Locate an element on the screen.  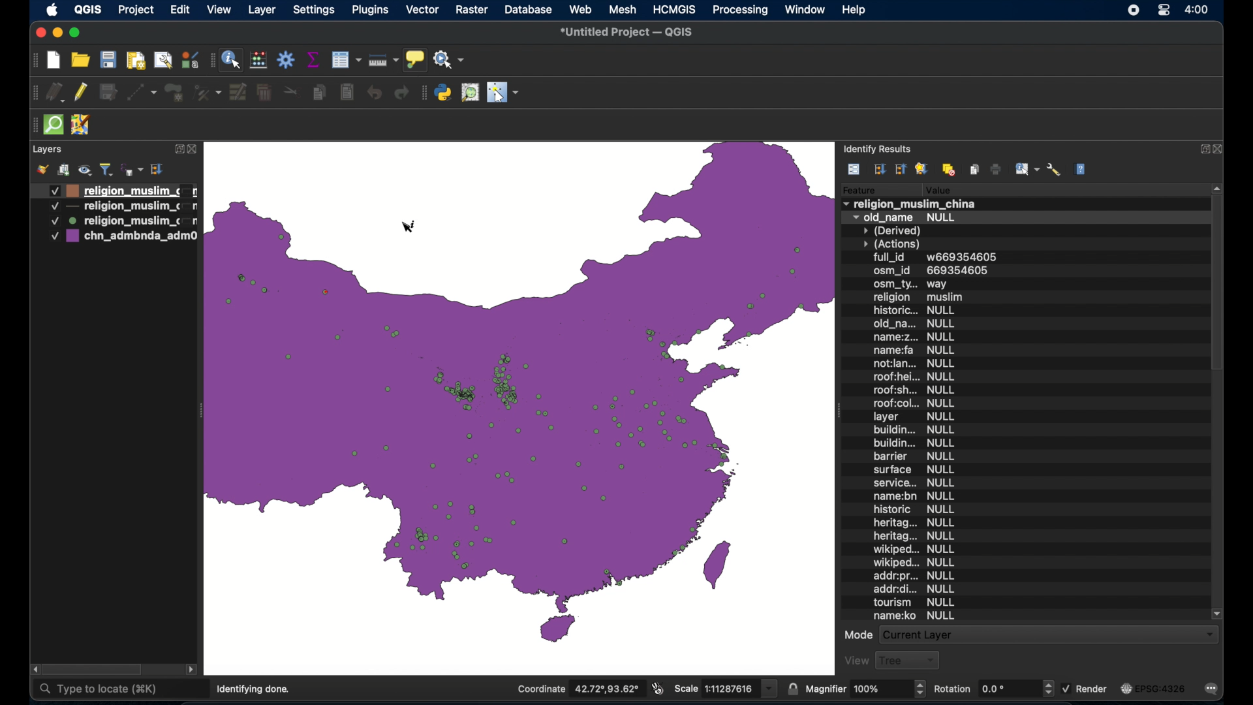
wikiped is located at coordinates (914, 550).